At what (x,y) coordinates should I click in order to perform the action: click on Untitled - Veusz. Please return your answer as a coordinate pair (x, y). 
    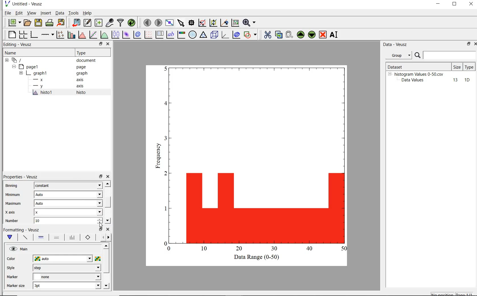
    Looking at the image, I should click on (29, 4).